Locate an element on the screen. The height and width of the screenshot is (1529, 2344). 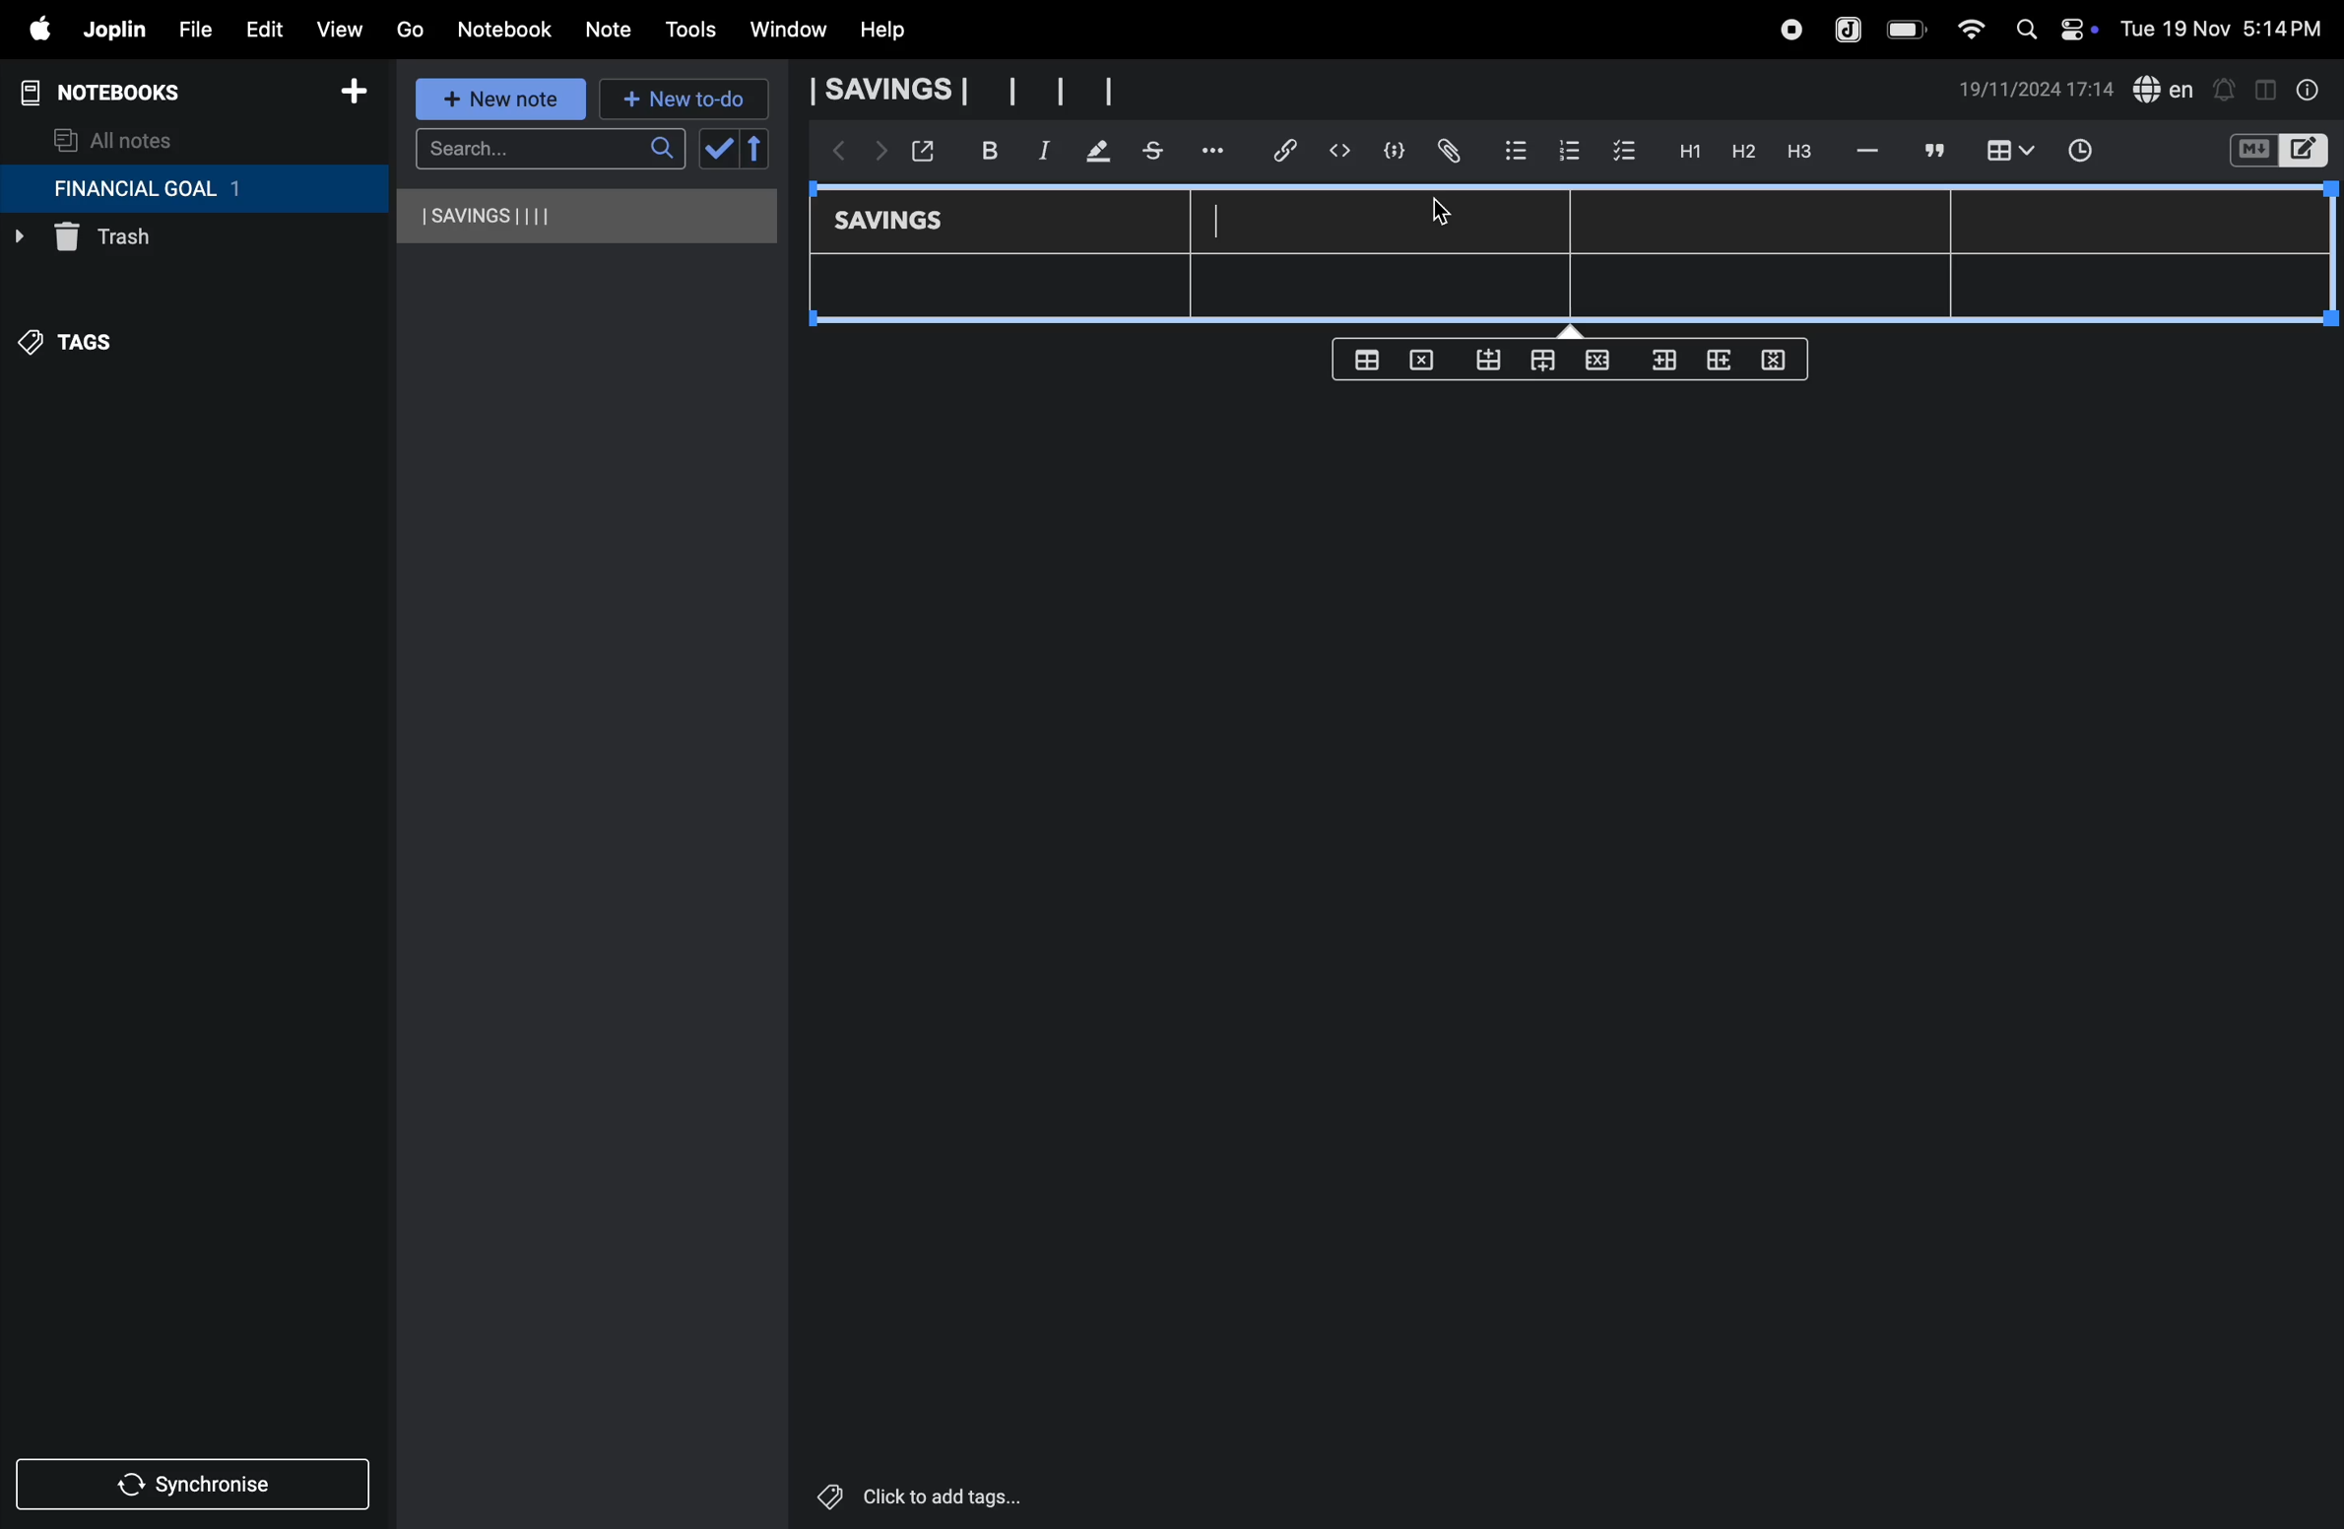
numbered list is located at coordinates (1568, 150).